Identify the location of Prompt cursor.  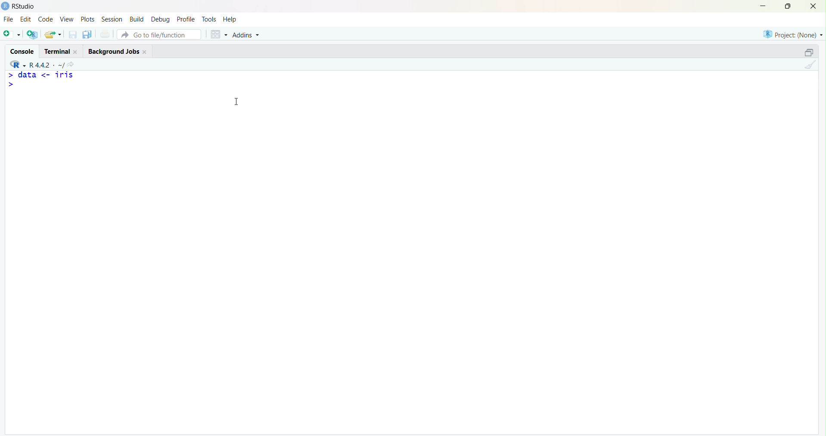
(10, 75).